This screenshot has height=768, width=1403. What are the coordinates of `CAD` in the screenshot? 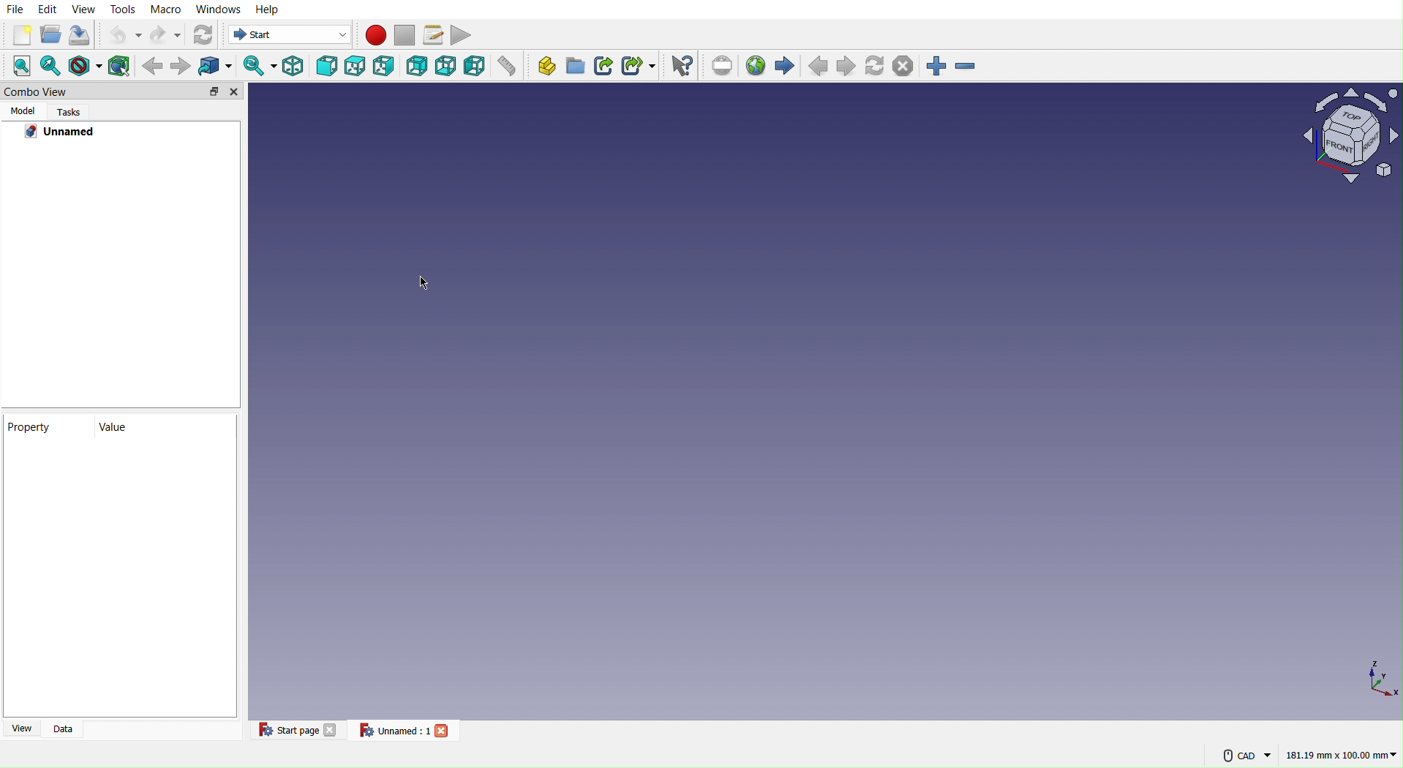 It's located at (1241, 757).